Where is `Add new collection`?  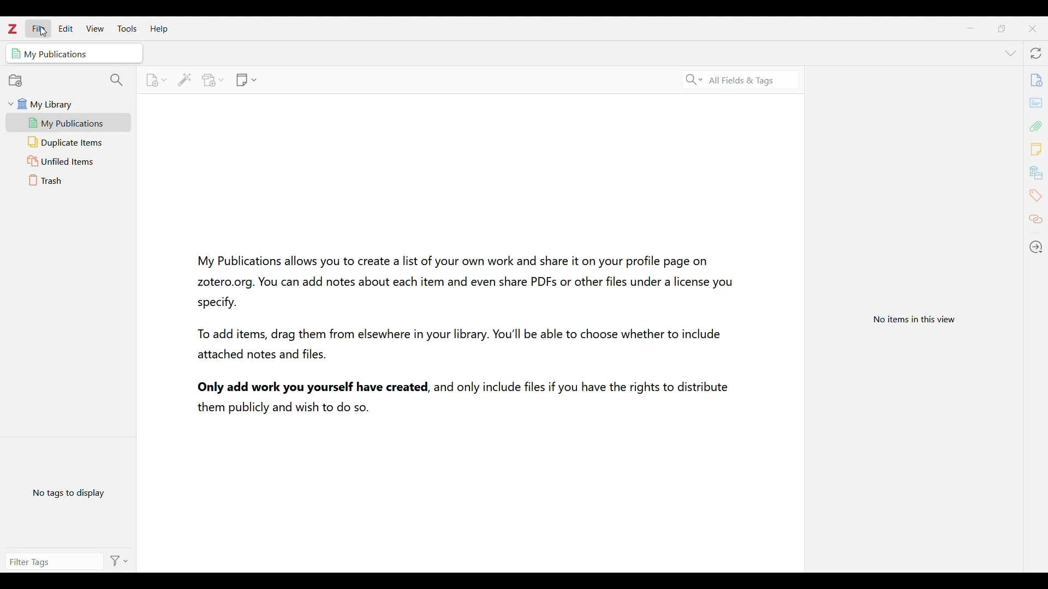
Add new collection is located at coordinates (16, 81).